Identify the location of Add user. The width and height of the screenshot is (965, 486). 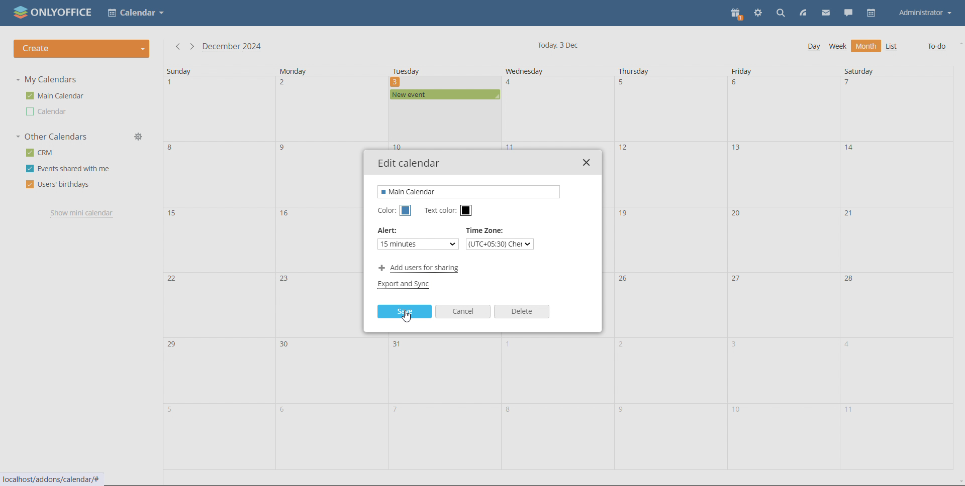
(419, 268).